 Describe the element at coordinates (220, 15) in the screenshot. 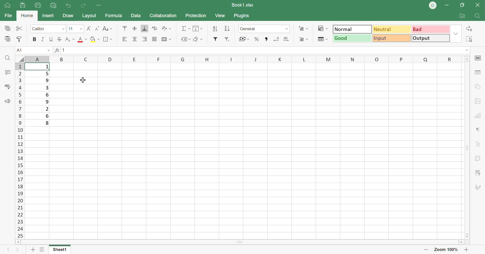

I see `View` at that location.